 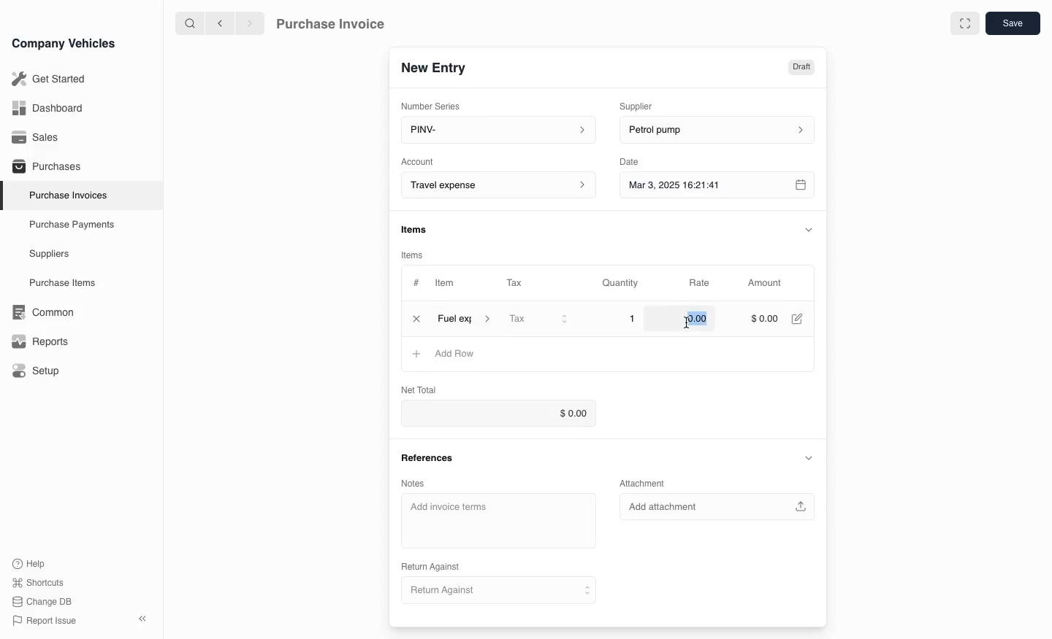 What do you see at coordinates (48, 255) in the screenshot?
I see `Suppliers` at bounding box center [48, 255].